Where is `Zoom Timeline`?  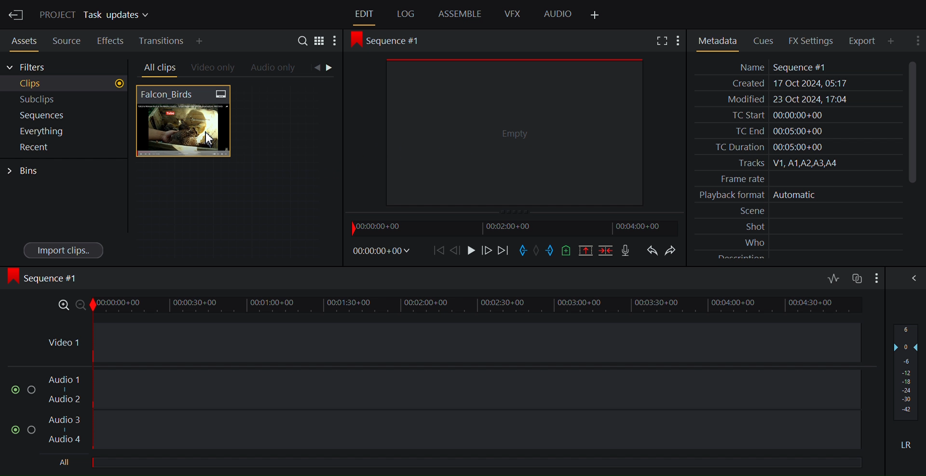
Zoom Timeline is located at coordinates (455, 306).